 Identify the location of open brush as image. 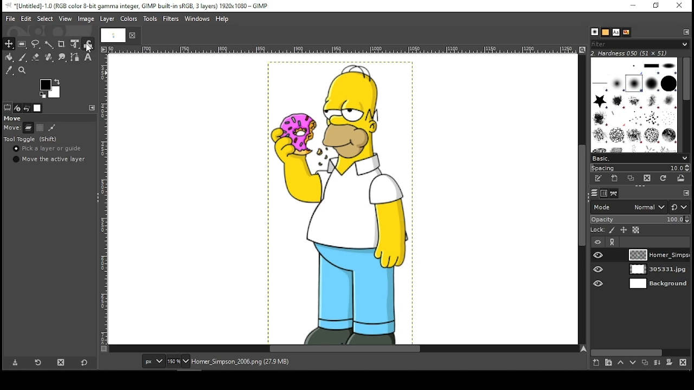
(683, 178).